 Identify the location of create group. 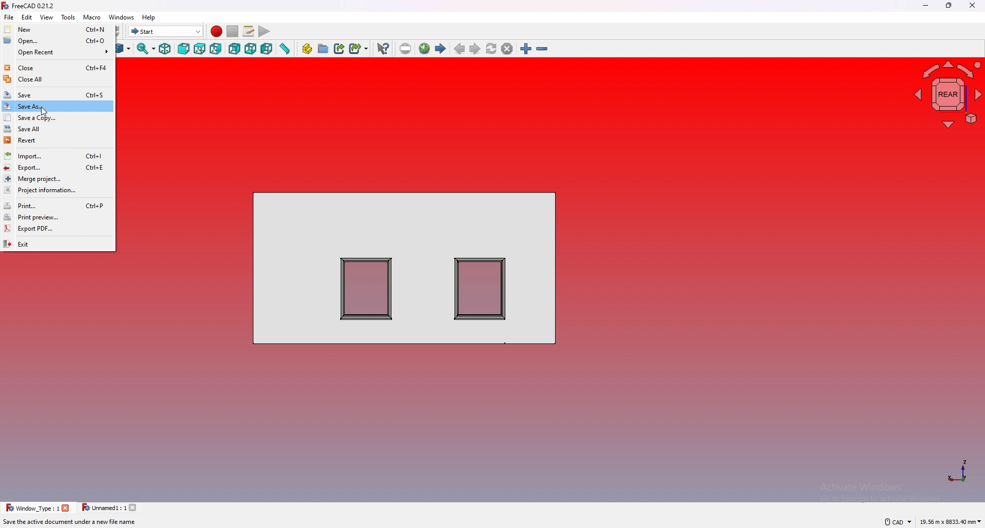
(323, 49).